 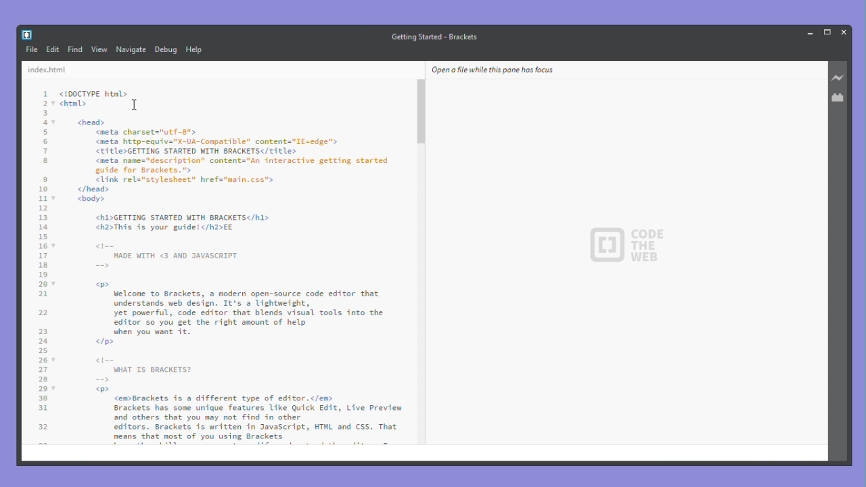 I want to click on 21, so click(x=43, y=294).